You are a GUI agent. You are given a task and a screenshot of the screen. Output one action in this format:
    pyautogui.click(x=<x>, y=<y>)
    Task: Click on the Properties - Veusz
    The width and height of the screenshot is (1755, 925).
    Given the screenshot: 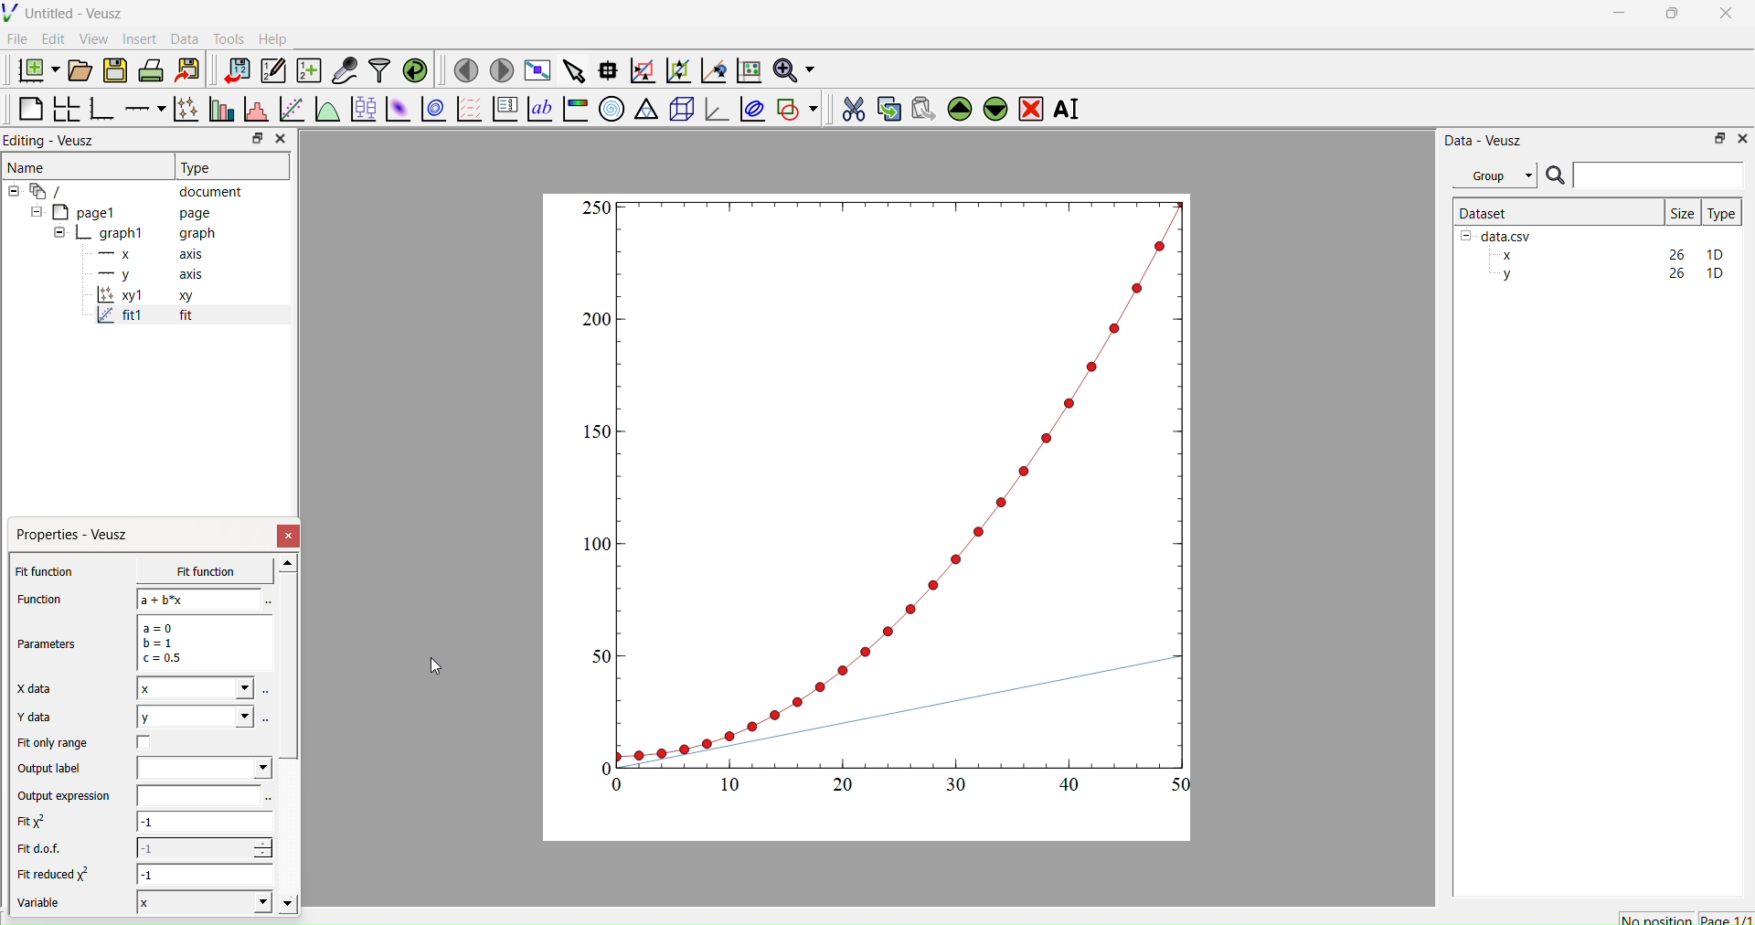 What is the action you would take?
    pyautogui.click(x=77, y=535)
    